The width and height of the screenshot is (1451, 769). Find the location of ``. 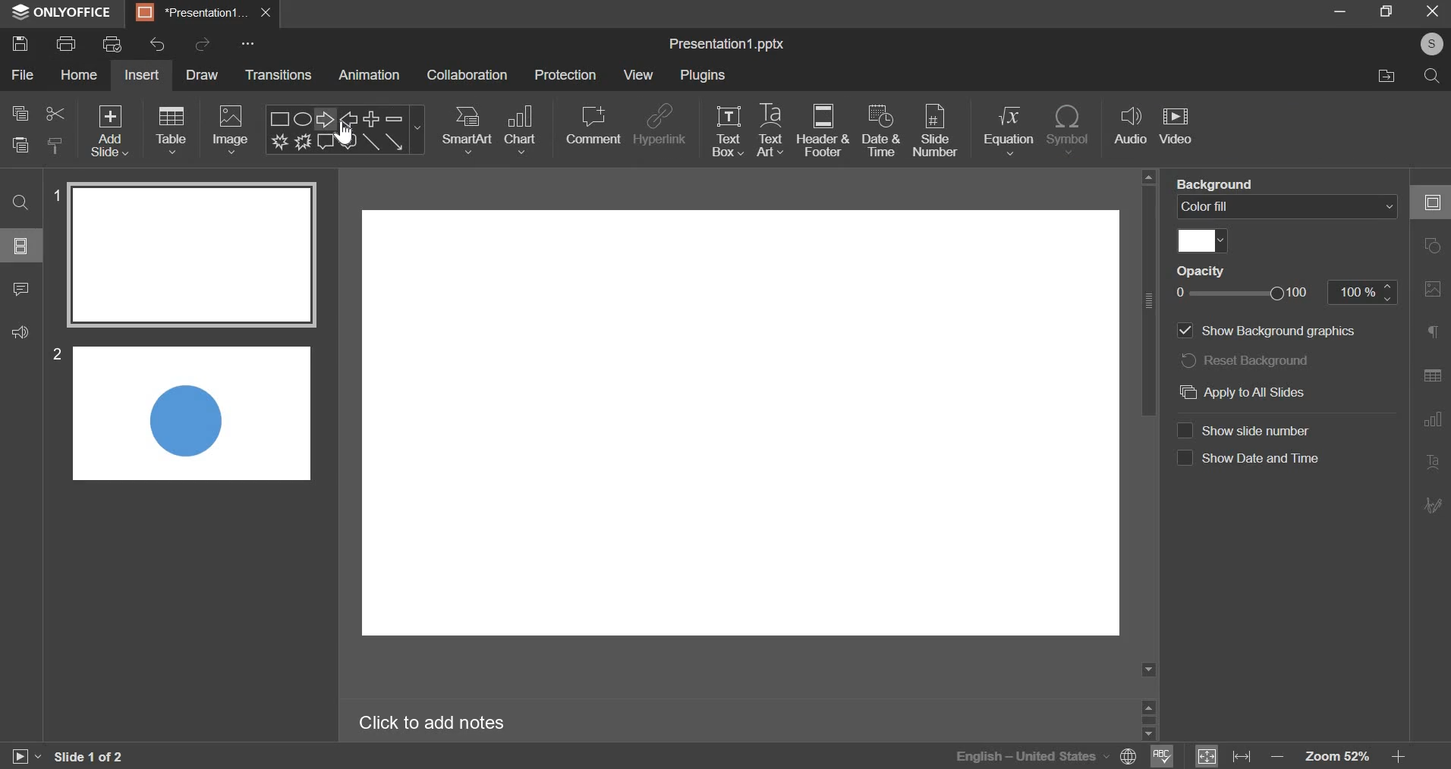

 is located at coordinates (109, 108).